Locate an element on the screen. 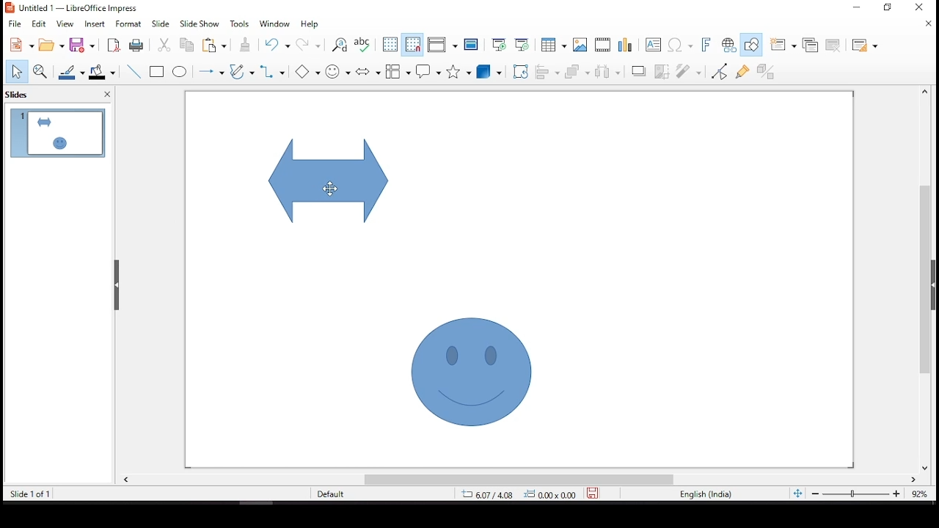 This screenshot has height=528, width=939. fit slide to current window is located at coordinates (796, 493).